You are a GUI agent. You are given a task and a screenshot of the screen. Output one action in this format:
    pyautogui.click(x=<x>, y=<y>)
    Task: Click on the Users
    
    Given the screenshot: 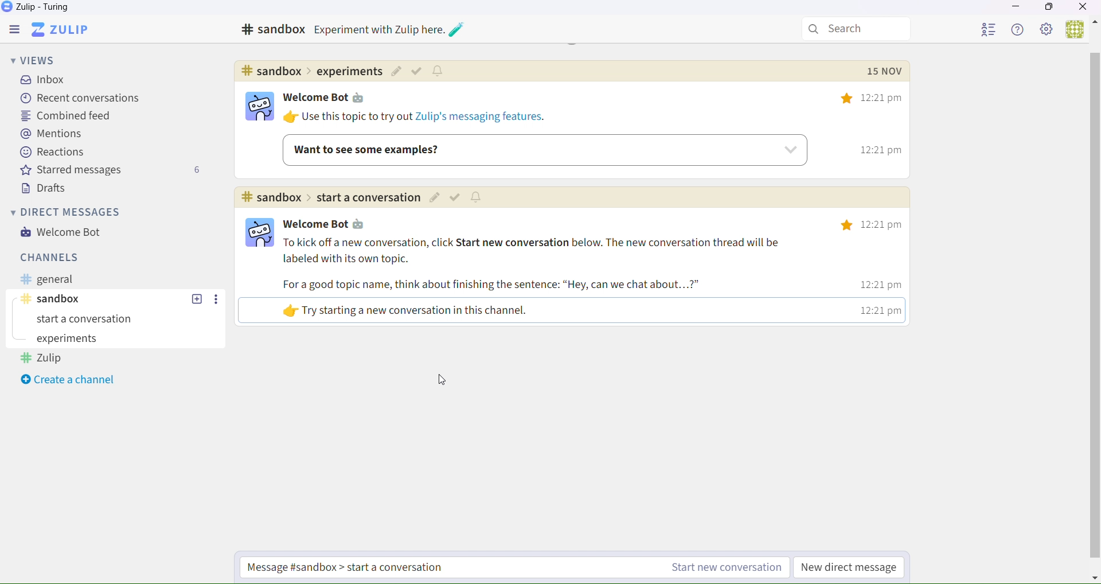 What is the action you would take?
    pyautogui.click(x=1075, y=30)
    